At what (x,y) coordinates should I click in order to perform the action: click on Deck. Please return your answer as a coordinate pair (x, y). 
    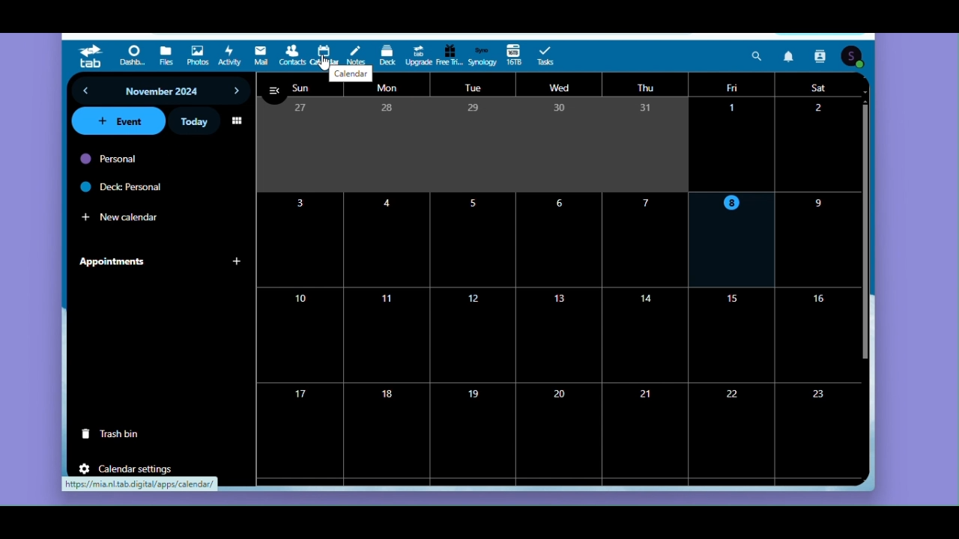
    Looking at the image, I should click on (388, 56).